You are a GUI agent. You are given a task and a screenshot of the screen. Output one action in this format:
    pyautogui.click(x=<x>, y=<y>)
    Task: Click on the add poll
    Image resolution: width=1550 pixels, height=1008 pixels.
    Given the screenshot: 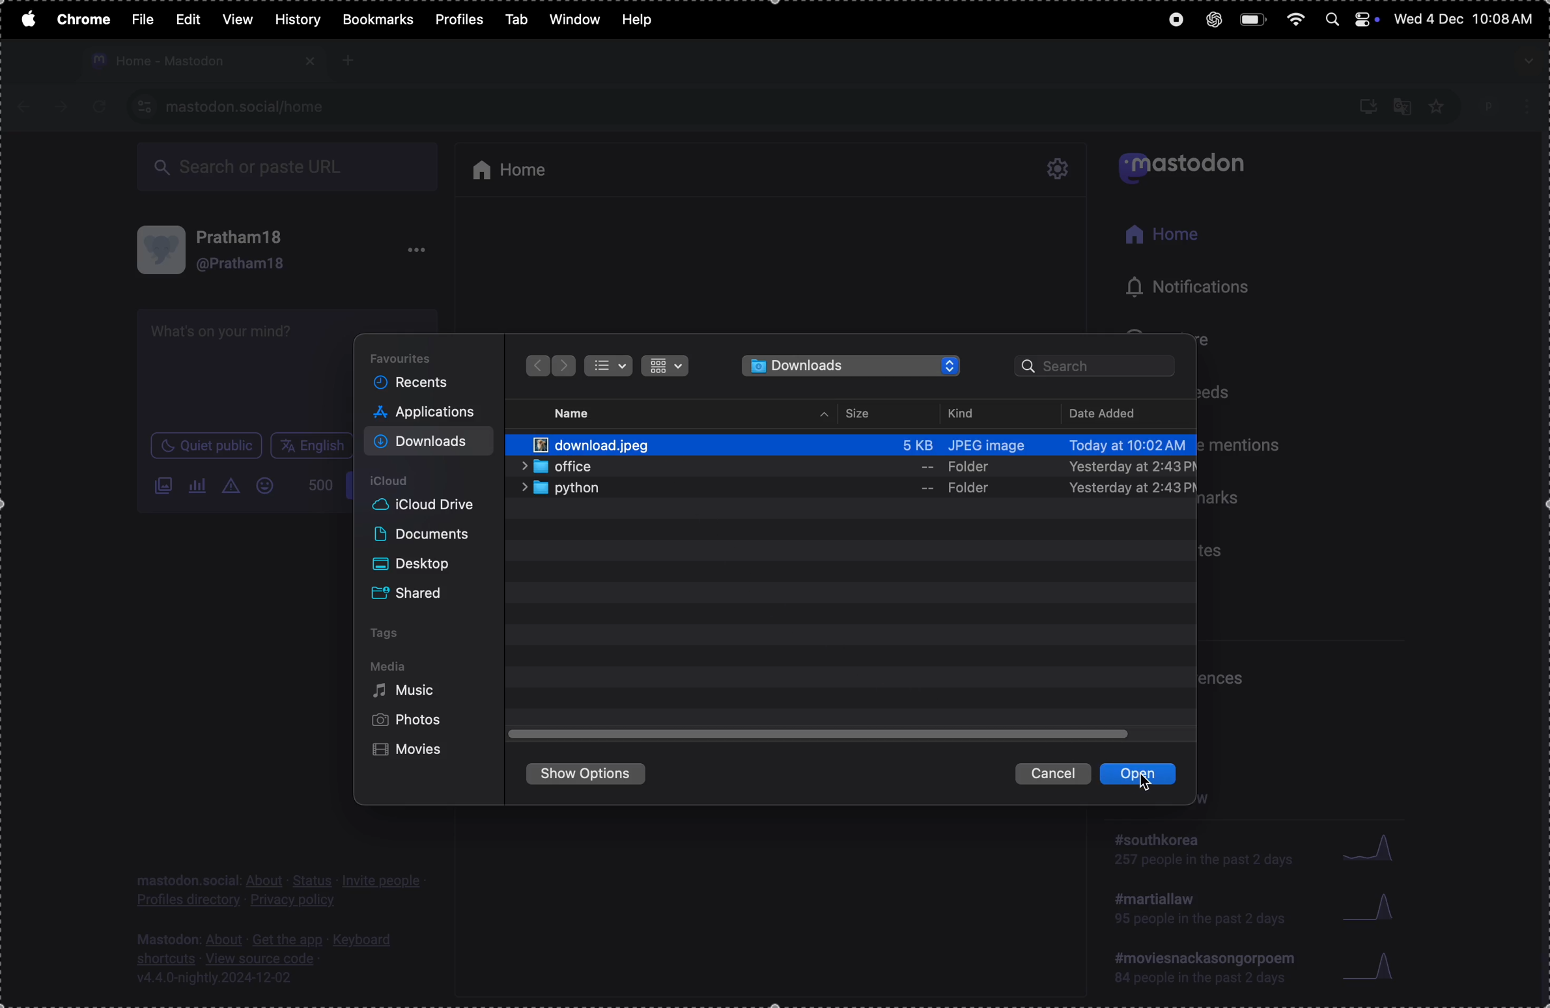 What is the action you would take?
    pyautogui.click(x=199, y=485)
    